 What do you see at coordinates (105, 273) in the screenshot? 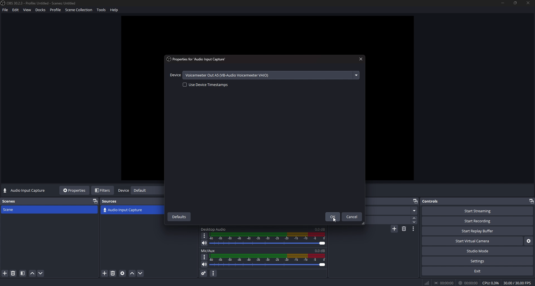
I see `add source` at bounding box center [105, 273].